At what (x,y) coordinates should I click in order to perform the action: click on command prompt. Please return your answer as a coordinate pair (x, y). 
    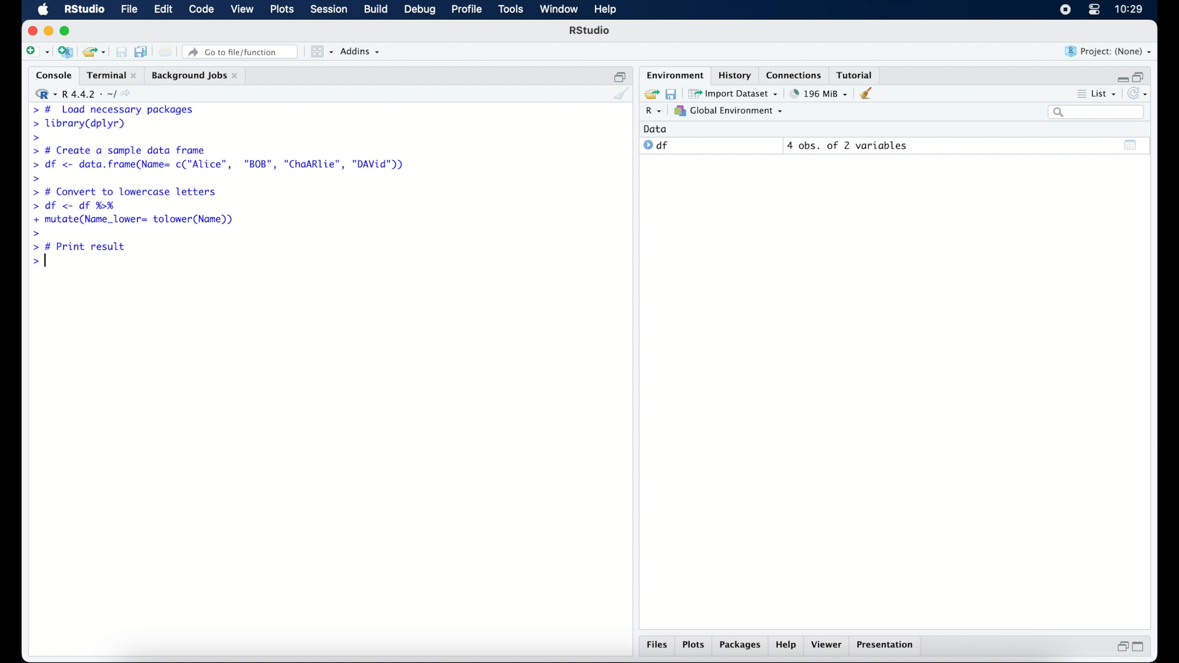
    Looking at the image, I should click on (37, 233).